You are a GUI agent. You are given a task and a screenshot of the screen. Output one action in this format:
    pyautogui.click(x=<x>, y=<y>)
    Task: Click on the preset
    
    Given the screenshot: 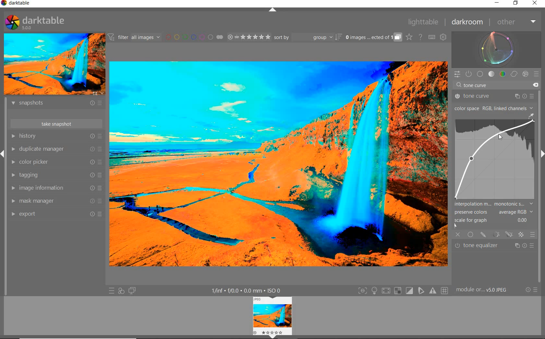 What is the action you would take?
    pyautogui.click(x=537, y=73)
    